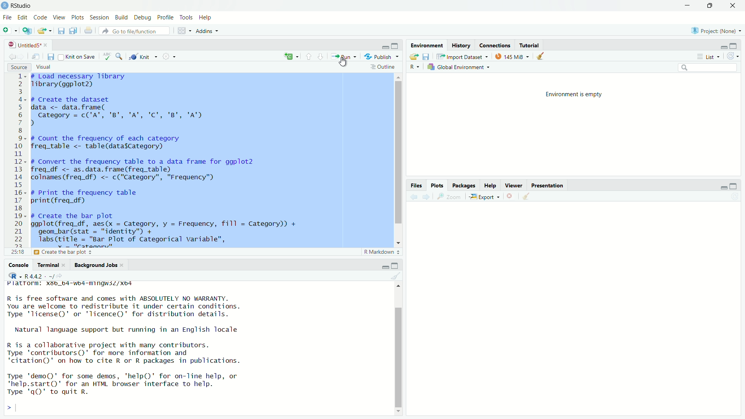  What do you see at coordinates (210, 160) in the screenshot?
I see `code - # Load necessary libraryTibrary(ggplot2)# Create the datasetdata <- data.frame(Category = c('A", 'B', 'A", 'C', 'B', 'A"))# Count the frequency of each categoryfreq_table <- table(datasCategory) I# Convert the frequency table to a data frame for ggplot2freq_df <- as.data.frame(freq_table)colnames (freq_df) <- c("Category", "Frequency")# Print the frequency tableprint(freq_df)# Create the bar plotggplot(freq_df, aes(x = Category, y = Frequency, fill = Category)) +geom_bar(stat = "identity") +labs(title = "Bar Plot of Categorical variable",` at bounding box center [210, 160].